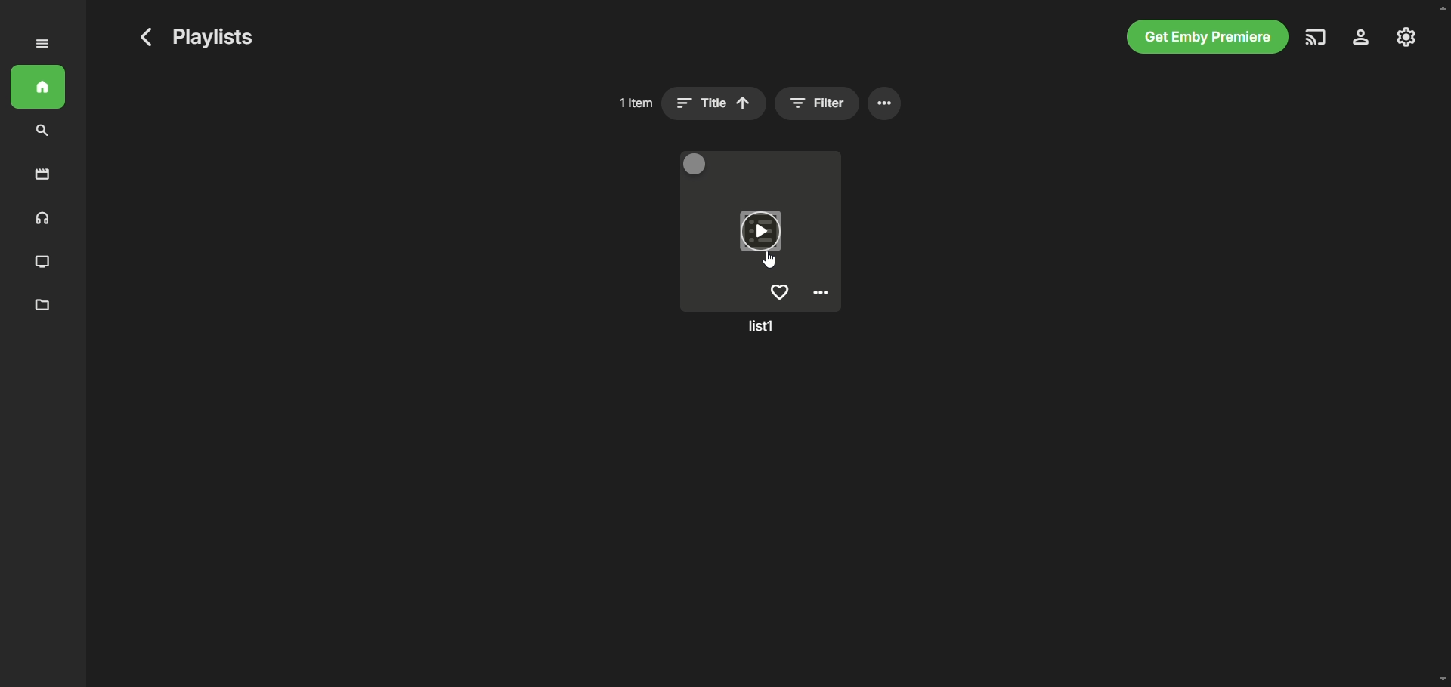 Image resolution: width=1451 pixels, height=687 pixels. Describe the element at coordinates (779, 291) in the screenshot. I see `Add to favorite` at that location.